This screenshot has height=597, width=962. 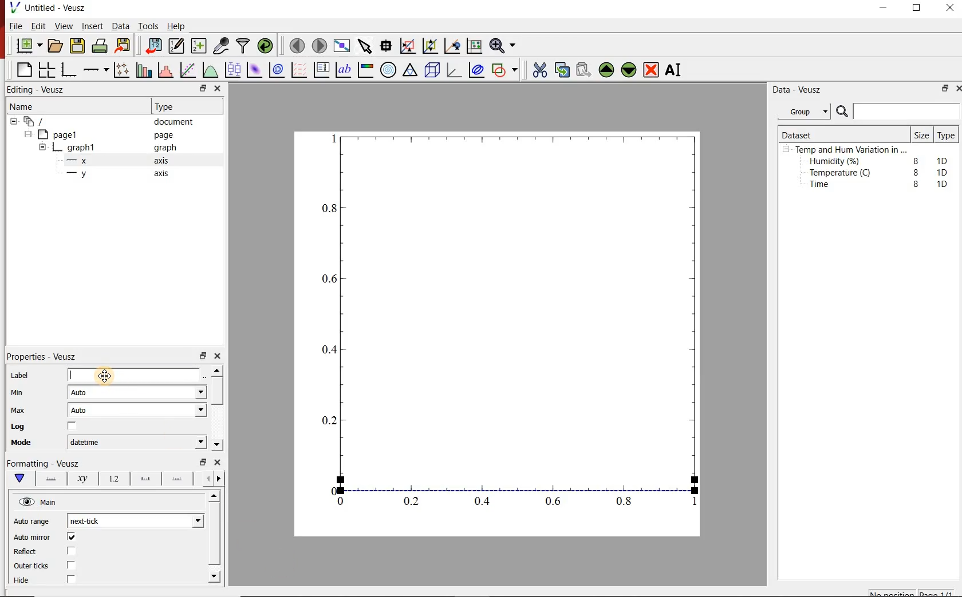 I want to click on plot key, so click(x=324, y=70).